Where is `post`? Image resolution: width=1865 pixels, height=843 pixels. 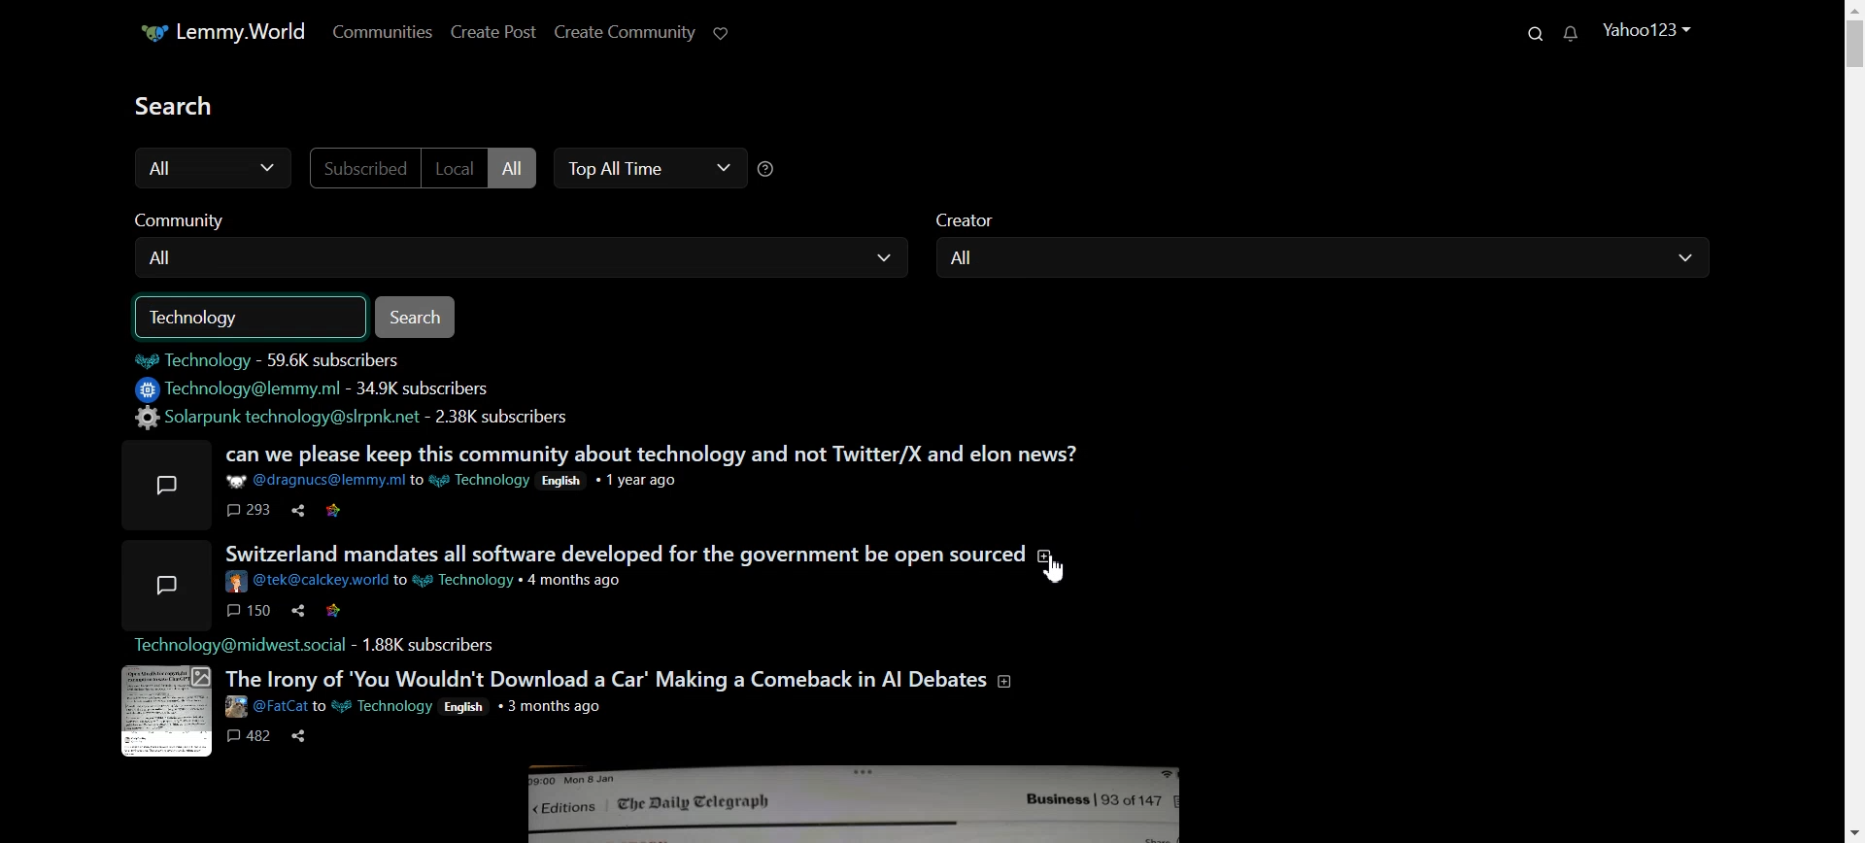 post is located at coordinates (171, 486).